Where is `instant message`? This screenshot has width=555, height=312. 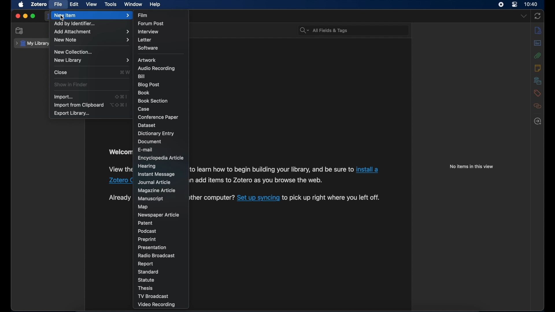
instant message is located at coordinates (157, 174).